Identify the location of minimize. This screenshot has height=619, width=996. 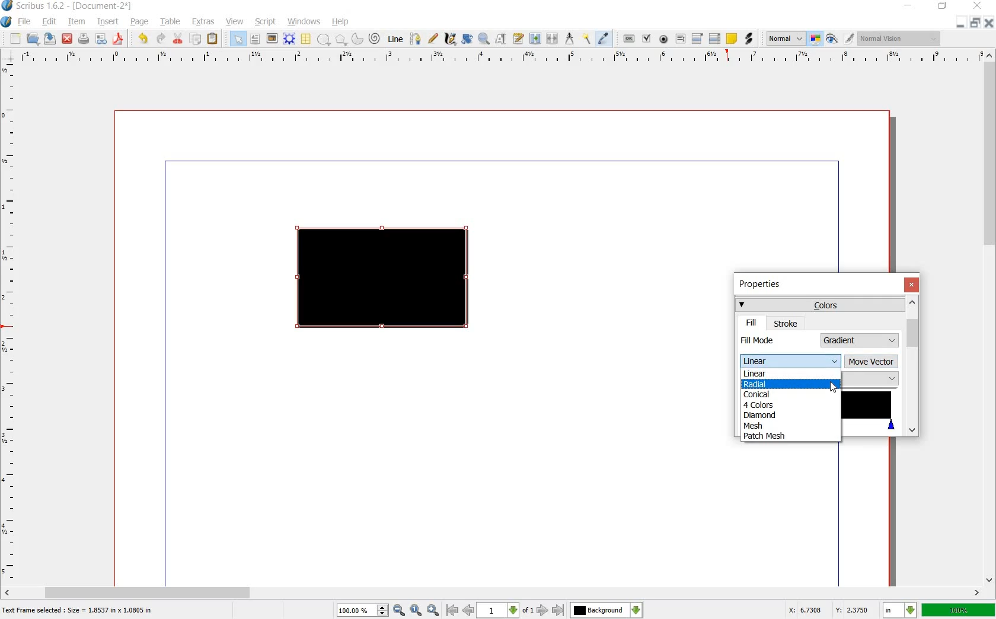
(909, 6).